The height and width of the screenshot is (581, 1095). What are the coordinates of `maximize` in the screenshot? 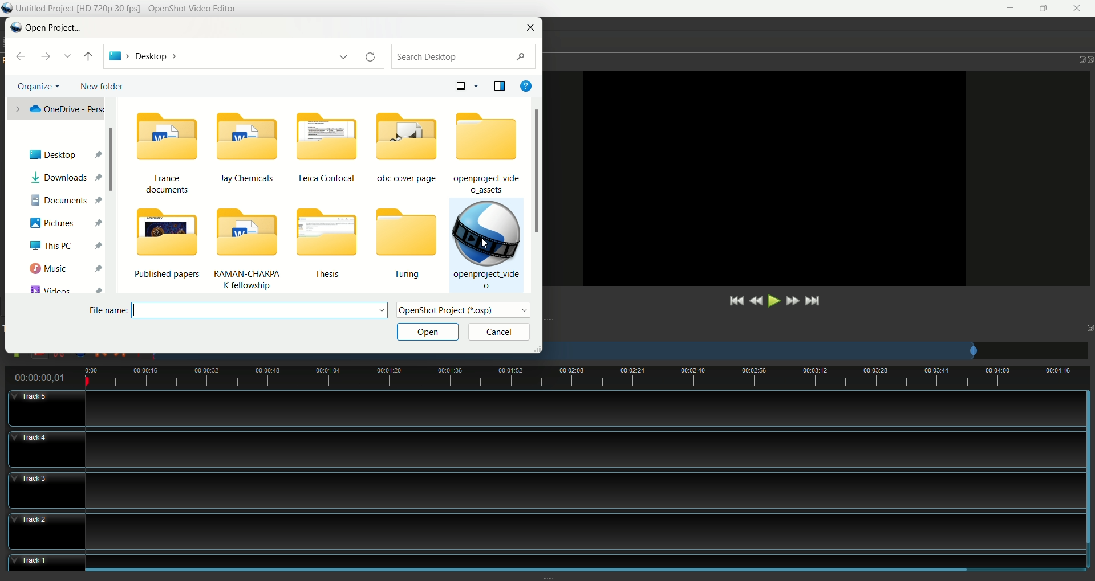 It's located at (1070, 56).